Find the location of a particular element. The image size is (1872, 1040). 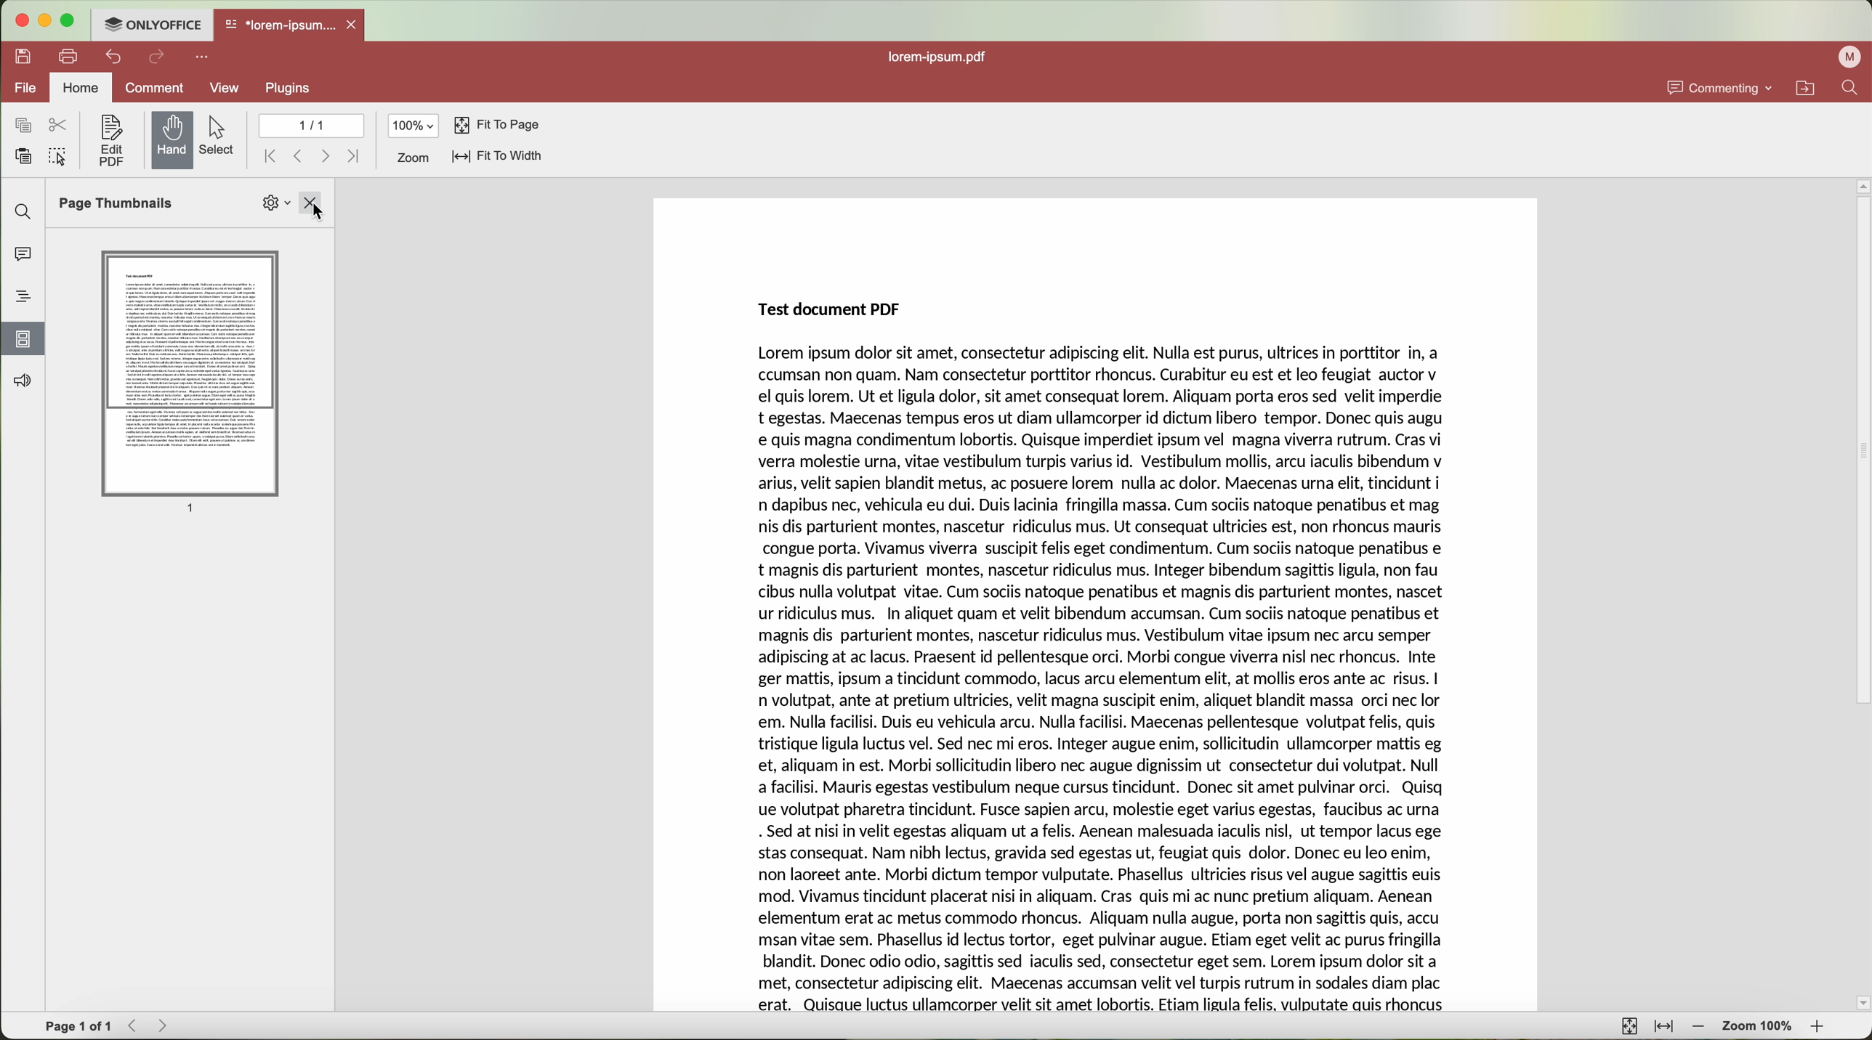

undo is located at coordinates (110, 57).